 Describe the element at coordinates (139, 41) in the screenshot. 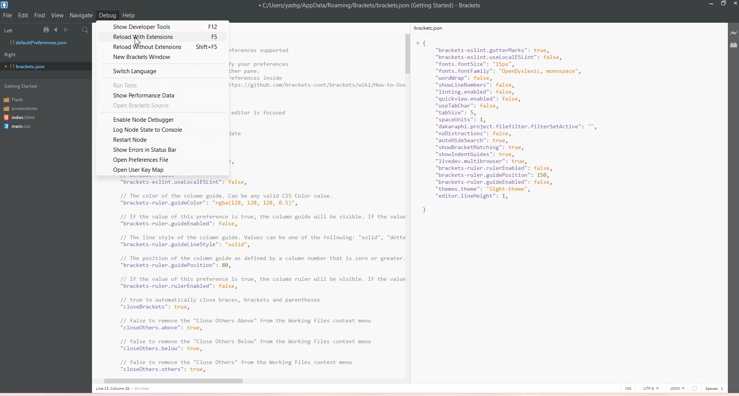

I see `Cursor` at that location.